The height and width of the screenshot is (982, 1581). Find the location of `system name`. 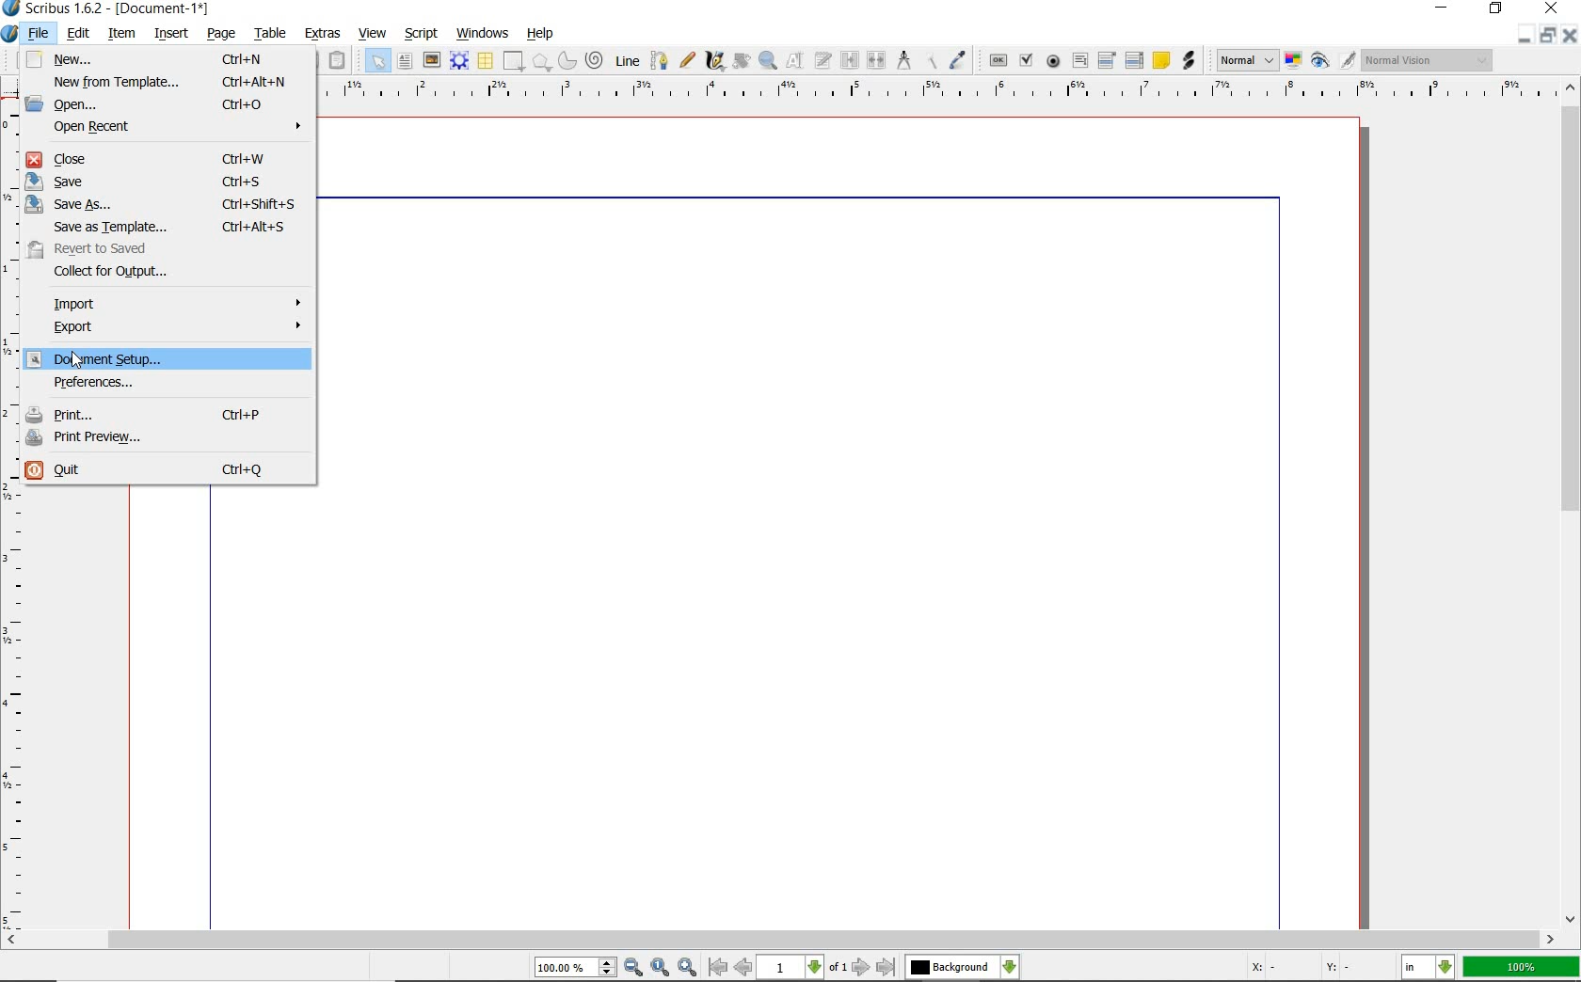

system name is located at coordinates (106, 9).